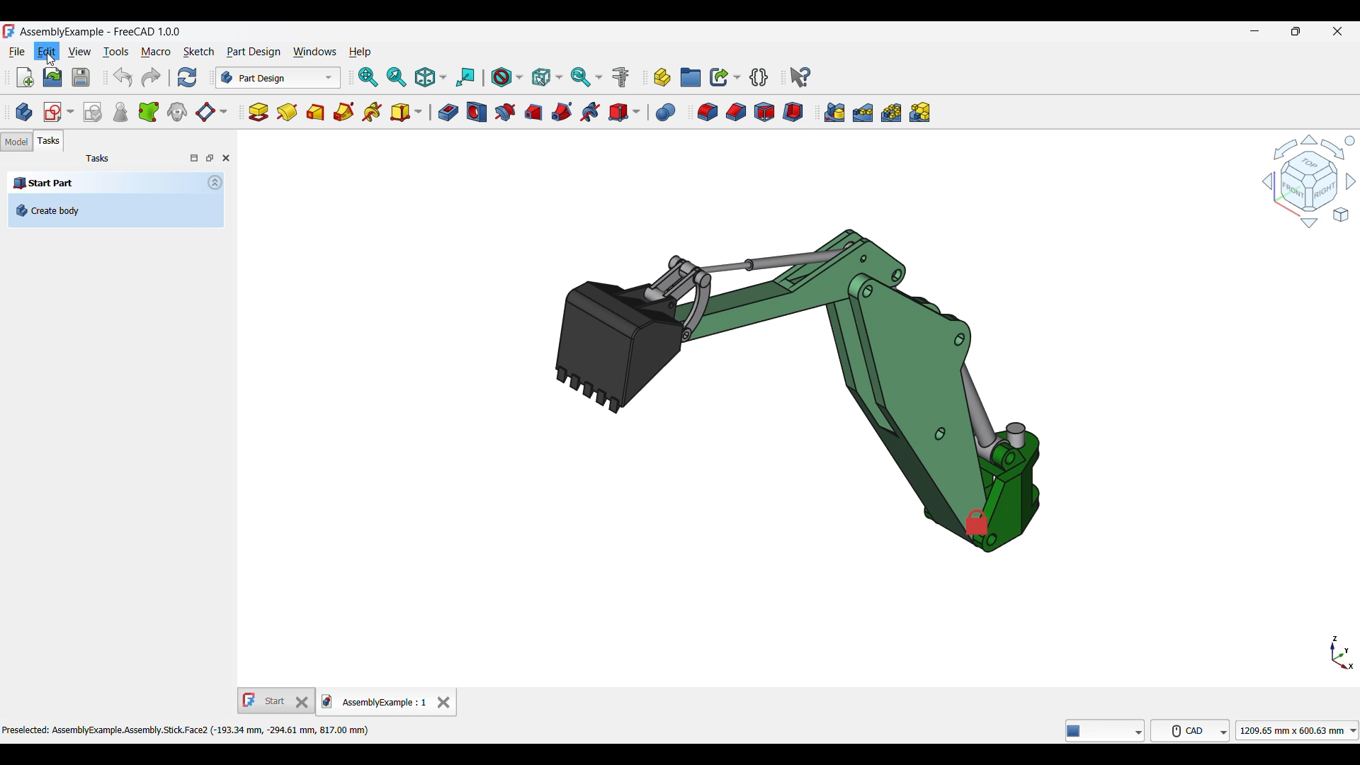  What do you see at coordinates (254, 52) in the screenshot?
I see `Part design menu` at bounding box center [254, 52].